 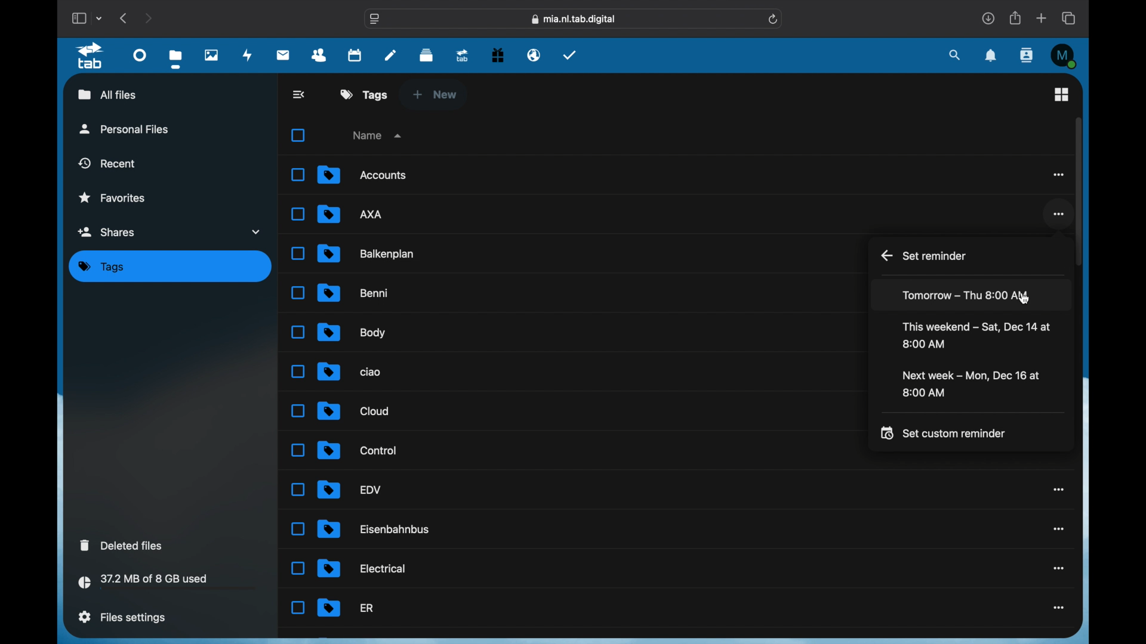 I want to click on website settings, so click(x=375, y=20).